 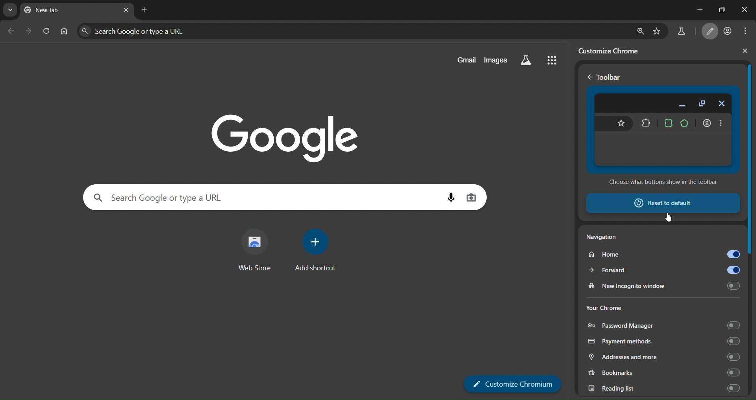 What do you see at coordinates (47, 30) in the screenshot?
I see `reload` at bounding box center [47, 30].